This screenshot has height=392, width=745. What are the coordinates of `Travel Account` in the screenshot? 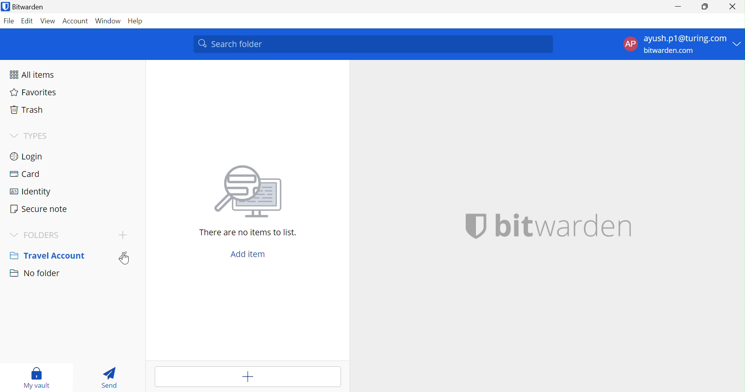 It's located at (48, 255).